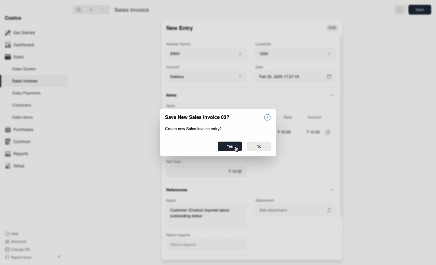  Describe the element at coordinates (13, 234) in the screenshot. I see `Help` at that location.